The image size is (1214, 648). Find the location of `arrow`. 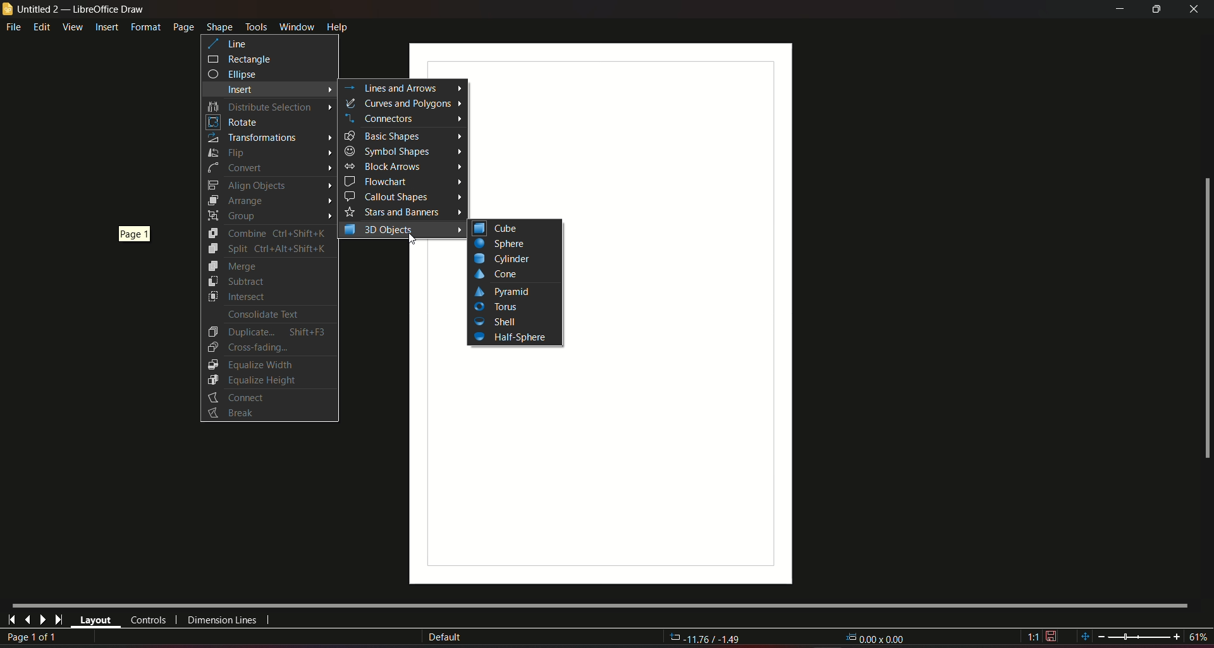

arrow is located at coordinates (459, 87).